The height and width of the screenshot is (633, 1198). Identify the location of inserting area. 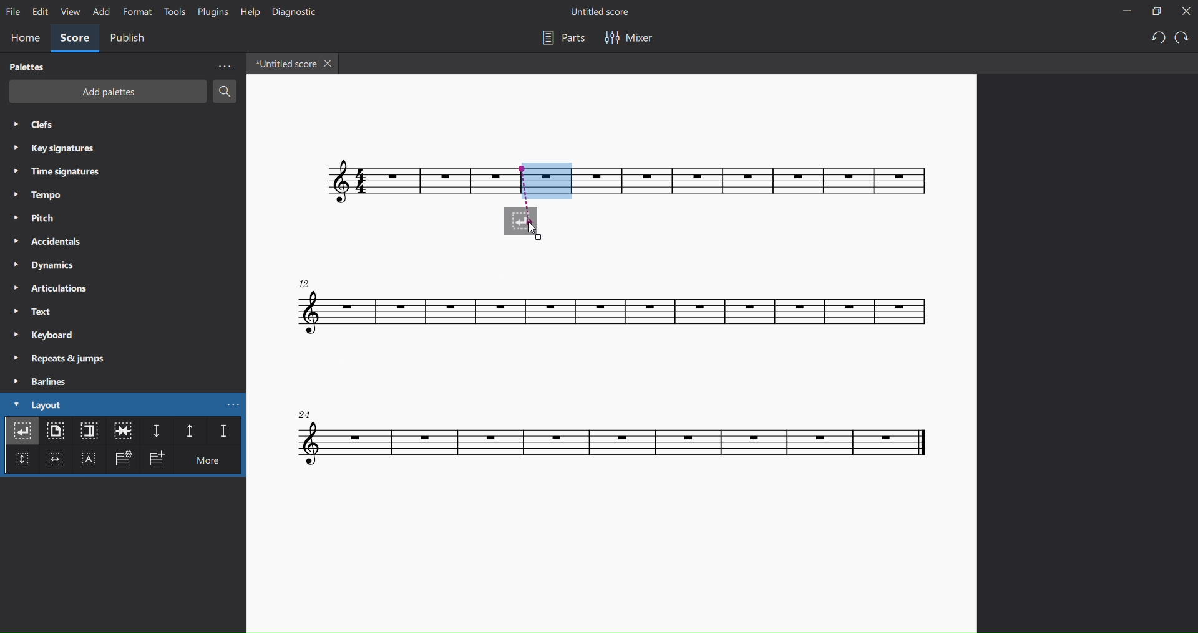
(534, 194).